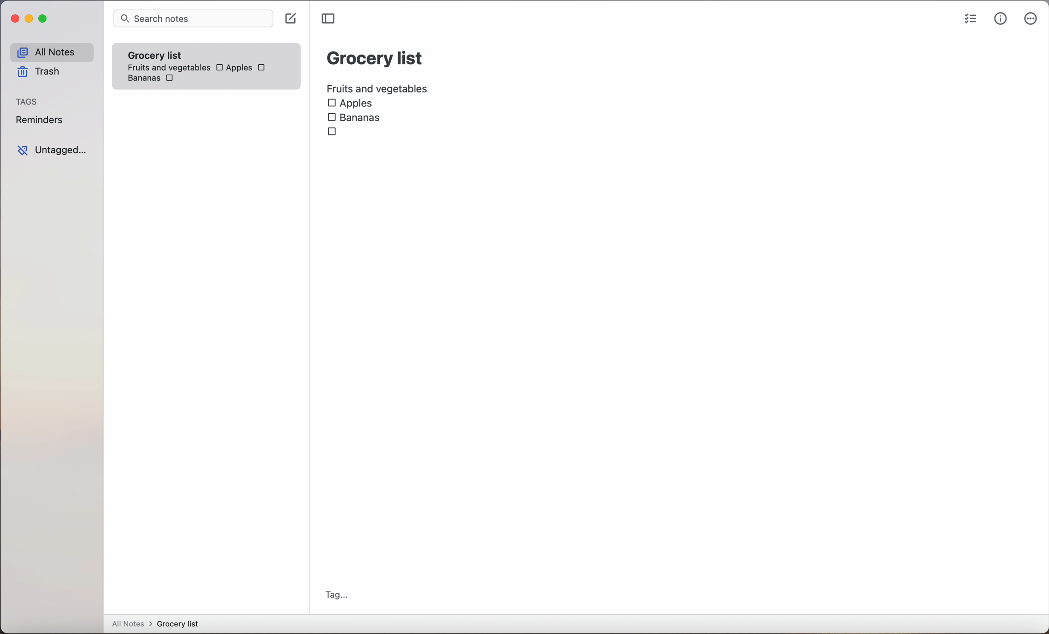 This screenshot has width=1049, height=634. I want to click on all notes, so click(51, 52).